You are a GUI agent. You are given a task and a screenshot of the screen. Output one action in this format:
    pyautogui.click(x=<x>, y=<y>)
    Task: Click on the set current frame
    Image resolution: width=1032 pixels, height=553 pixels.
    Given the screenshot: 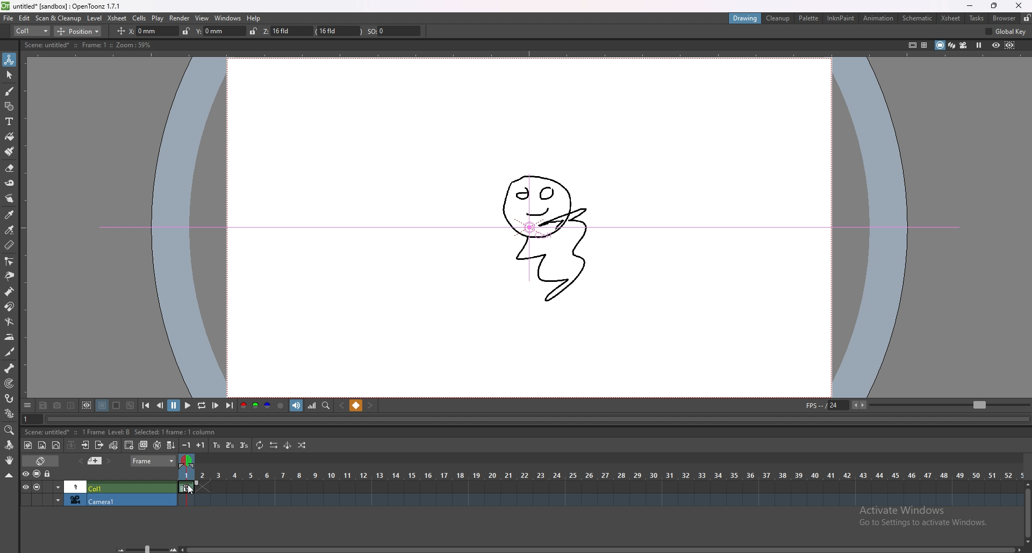 What is the action you would take?
    pyautogui.click(x=32, y=419)
    